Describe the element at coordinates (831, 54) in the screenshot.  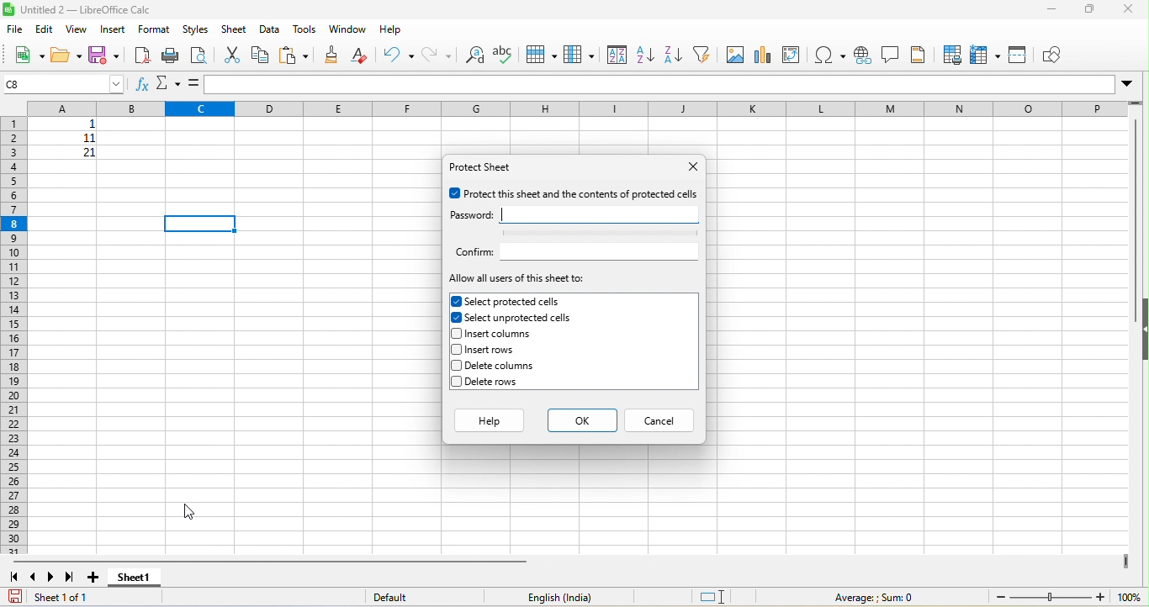
I see `special characters` at that location.